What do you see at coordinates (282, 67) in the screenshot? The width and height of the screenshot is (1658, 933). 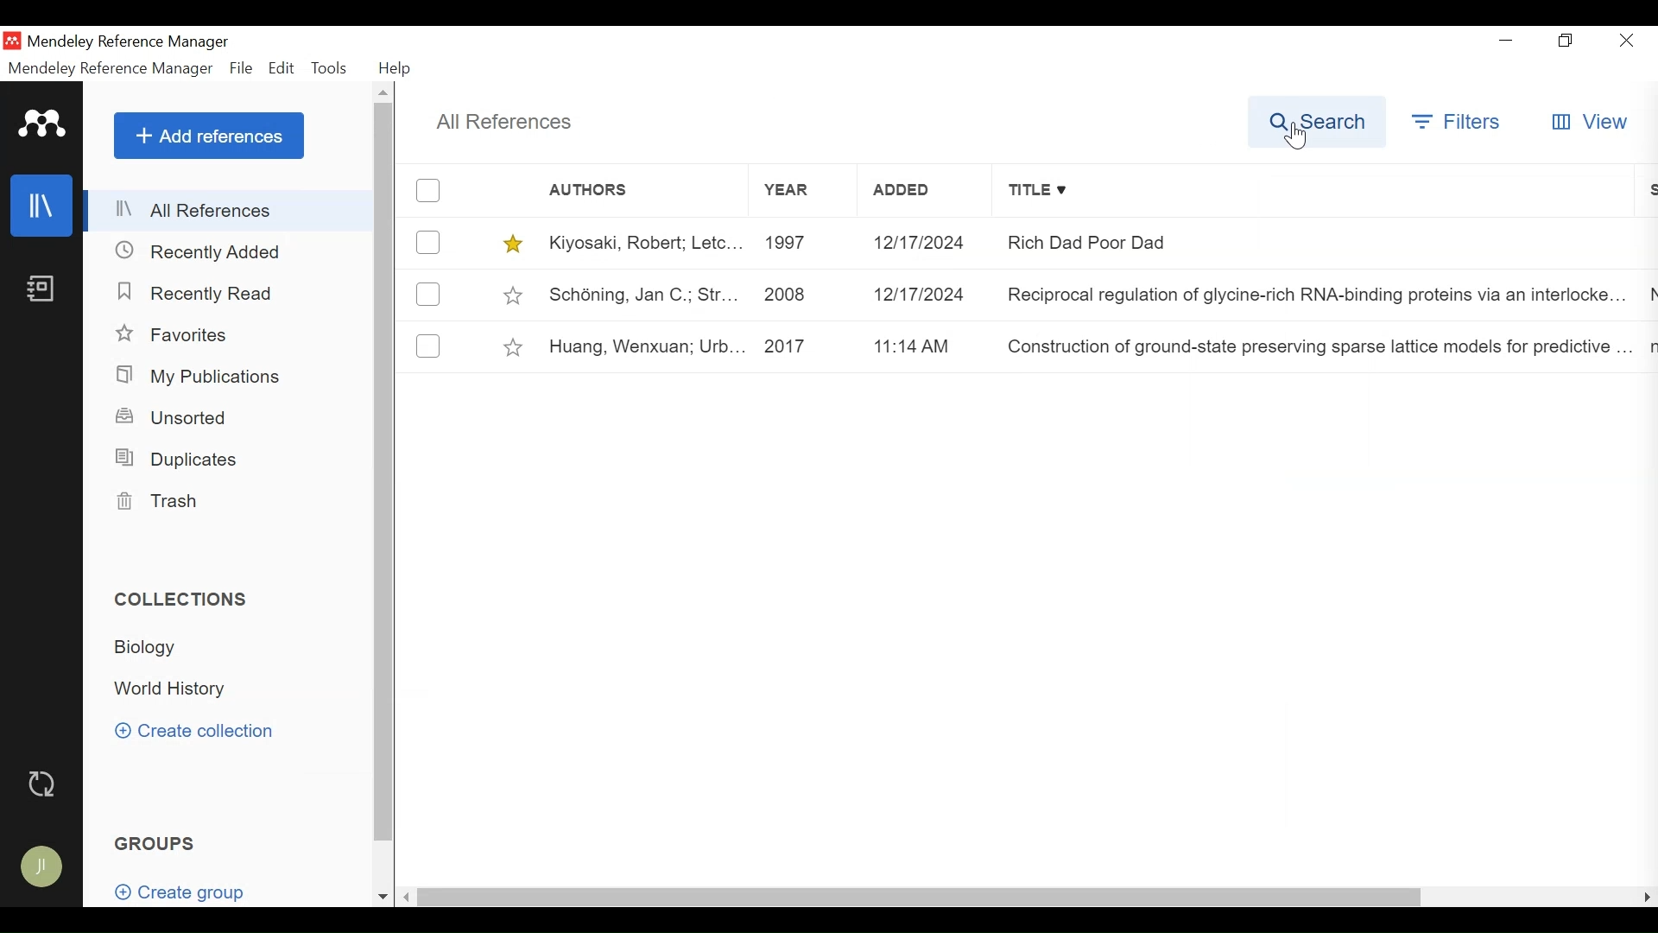 I see `Edit` at bounding box center [282, 67].